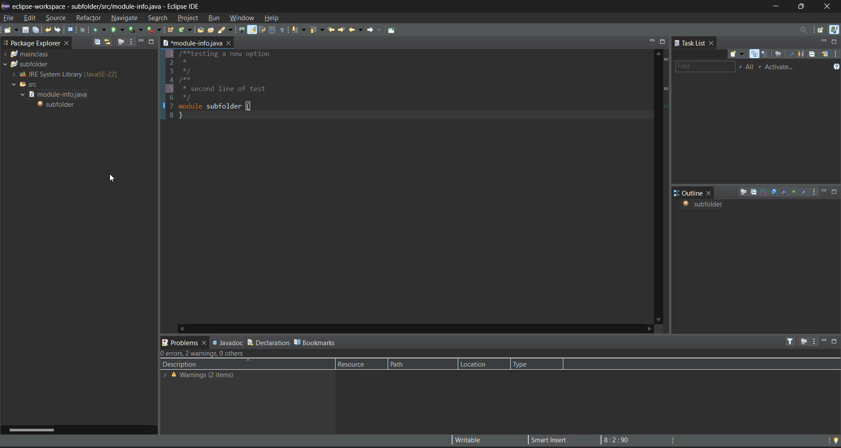  I want to click on declaration, so click(269, 341).